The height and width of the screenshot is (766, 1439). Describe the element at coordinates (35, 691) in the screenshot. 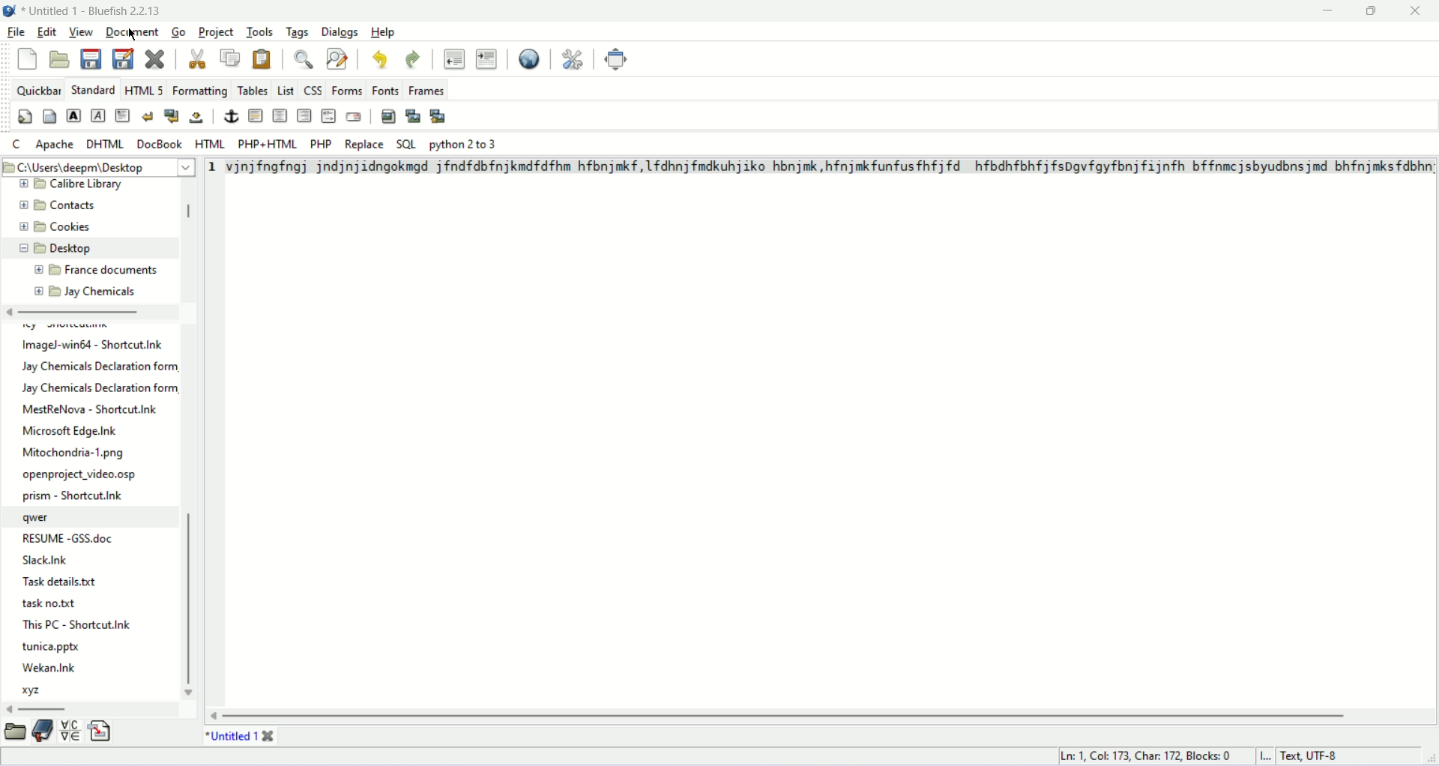

I see `xyz` at that location.